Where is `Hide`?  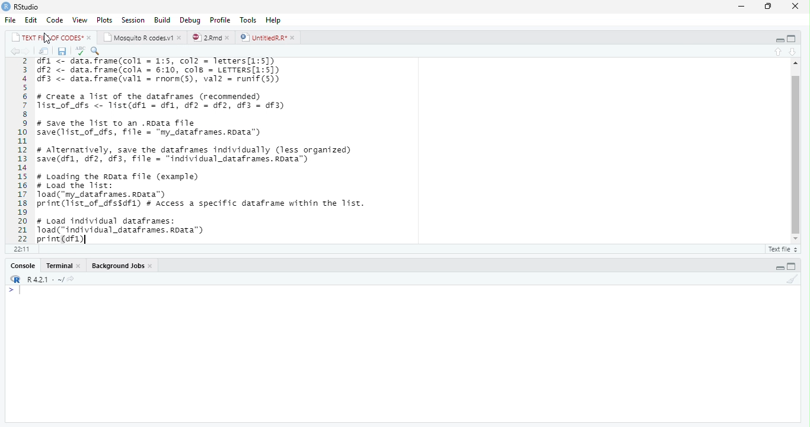
Hide is located at coordinates (779, 266).